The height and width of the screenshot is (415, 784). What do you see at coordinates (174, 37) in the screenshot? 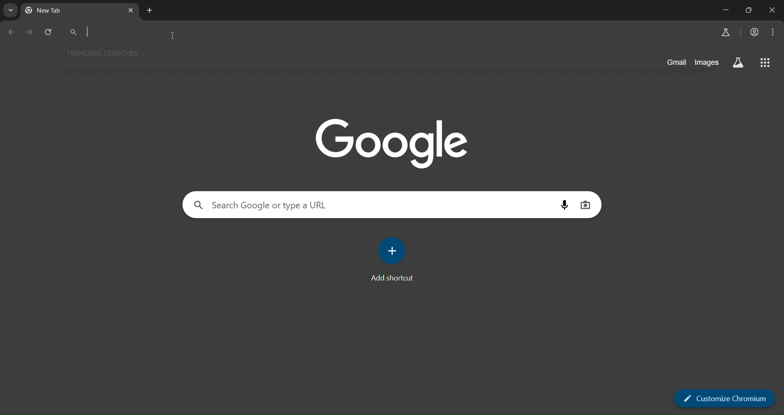
I see `cursor` at bounding box center [174, 37].